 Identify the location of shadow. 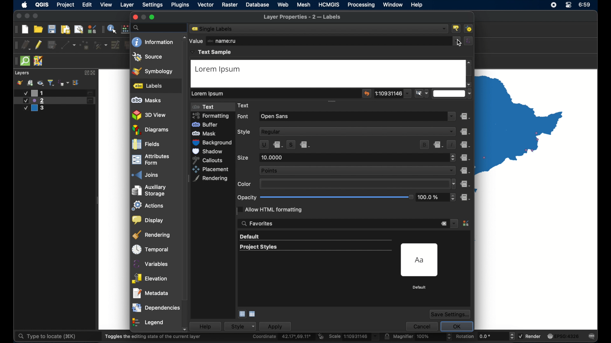
(209, 151).